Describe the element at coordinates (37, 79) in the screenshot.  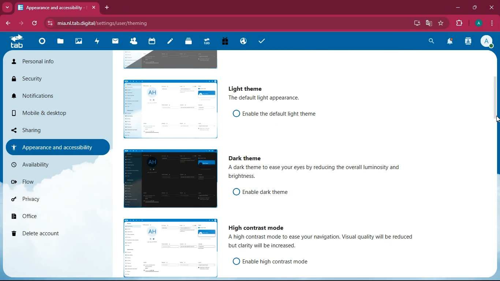
I see `security` at that location.